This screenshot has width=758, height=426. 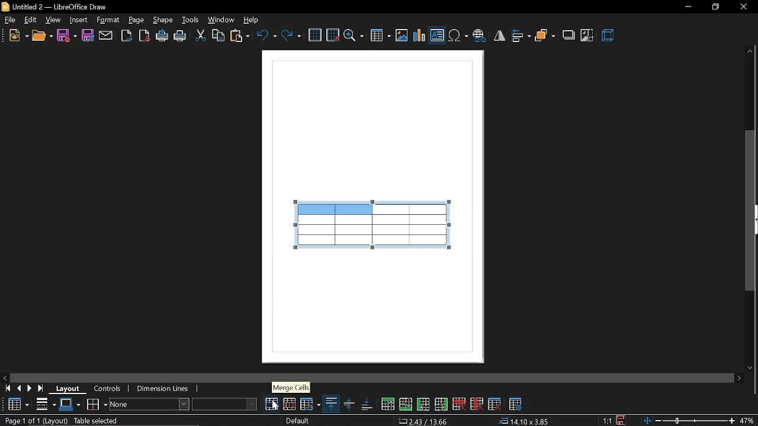 I want to click on table properties, so click(x=515, y=402).